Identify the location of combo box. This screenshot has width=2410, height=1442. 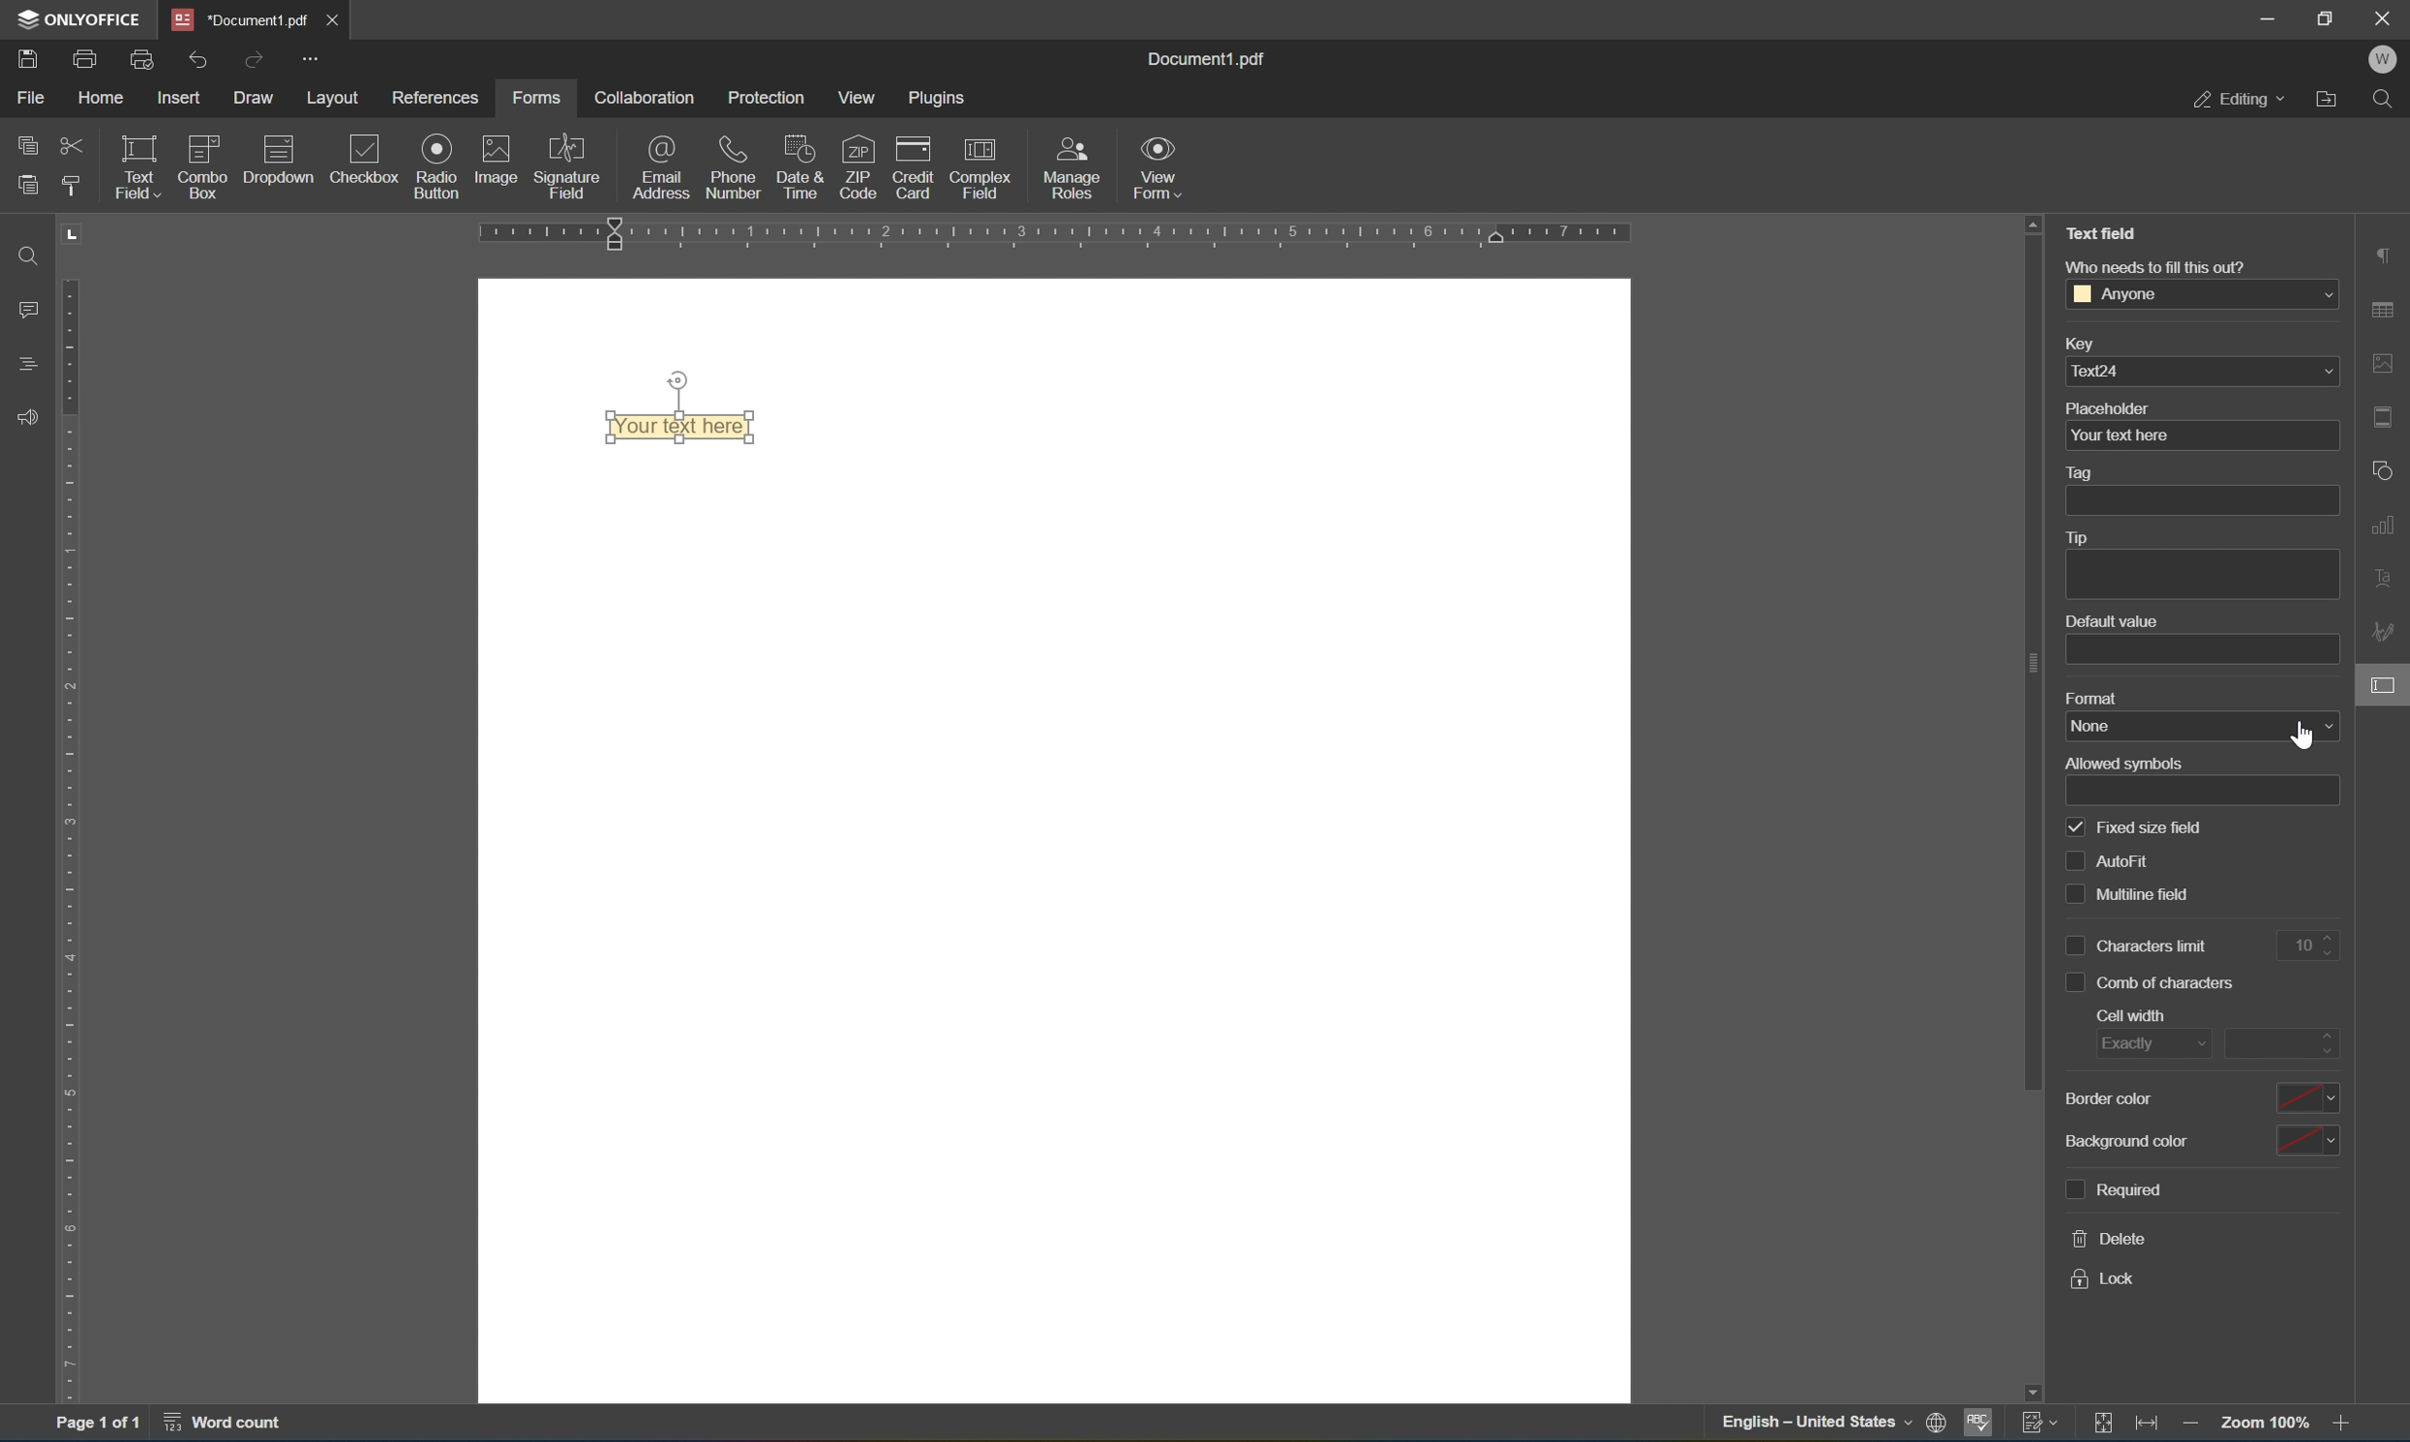
(204, 164).